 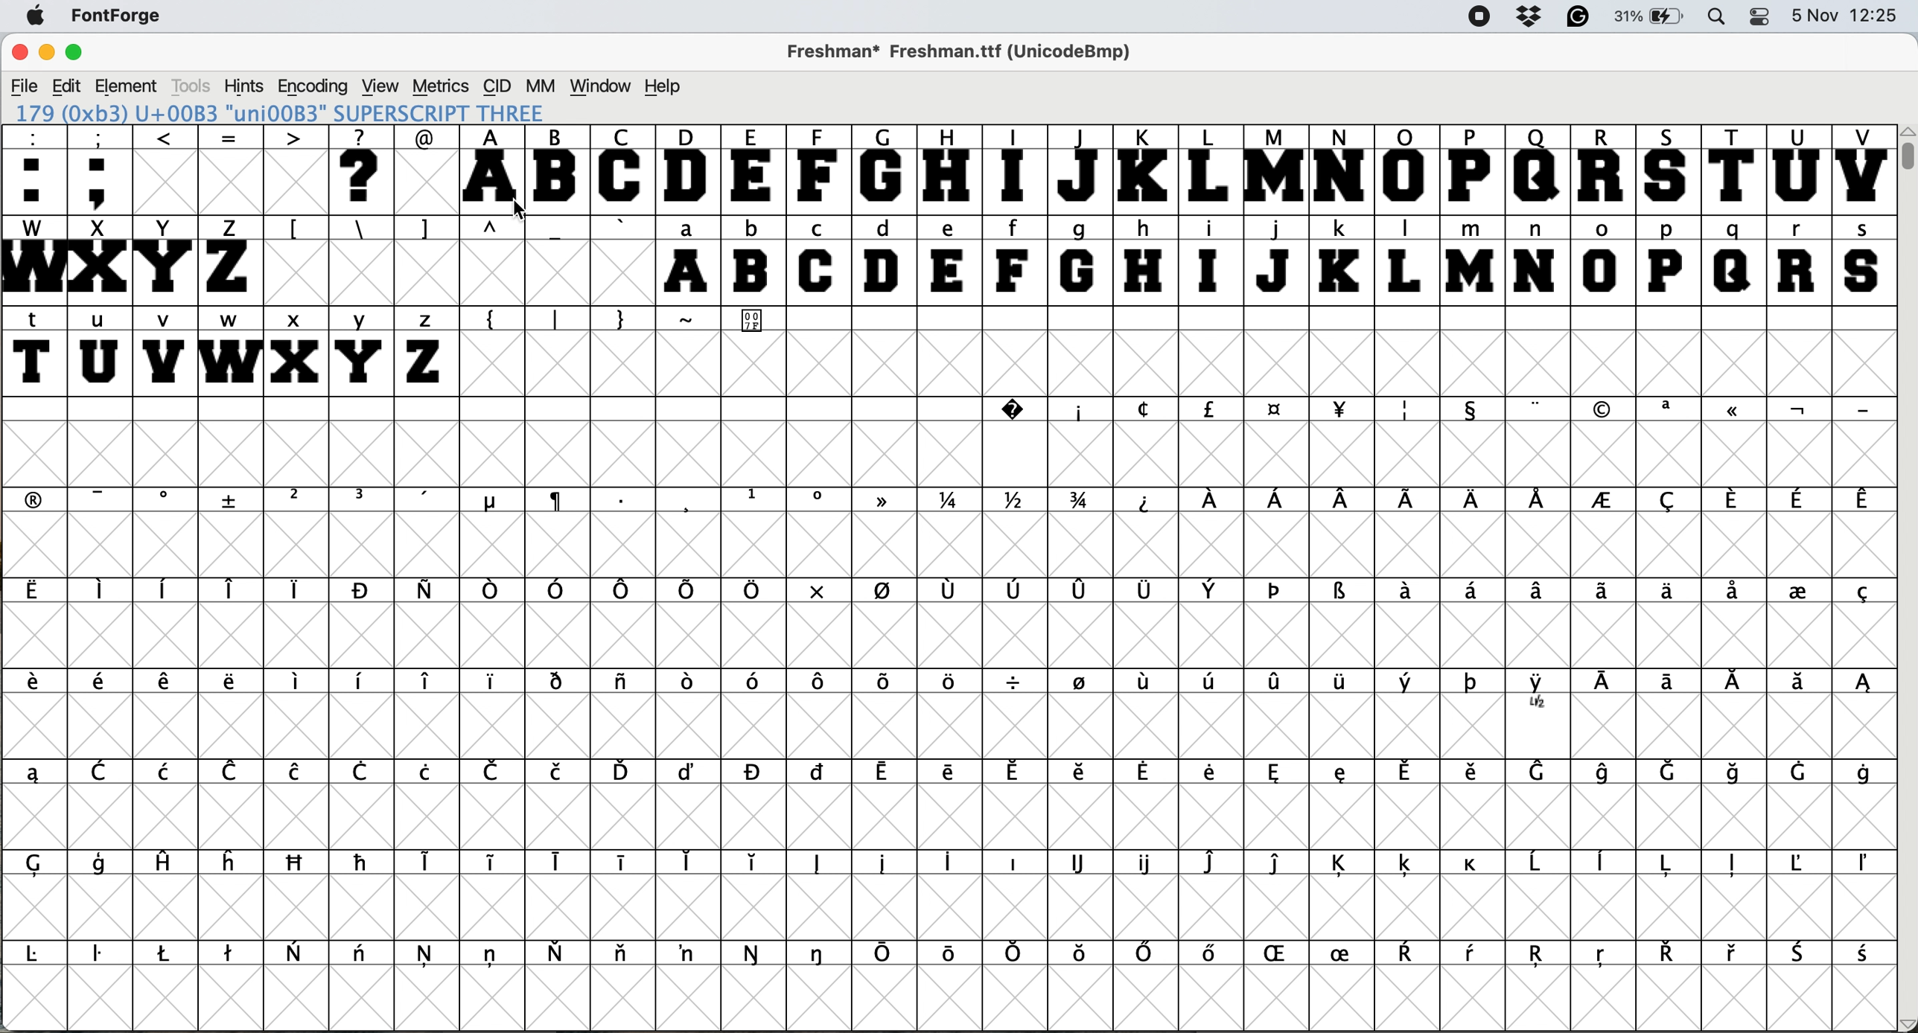 I want to click on symbol, so click(x=1863, y=955).